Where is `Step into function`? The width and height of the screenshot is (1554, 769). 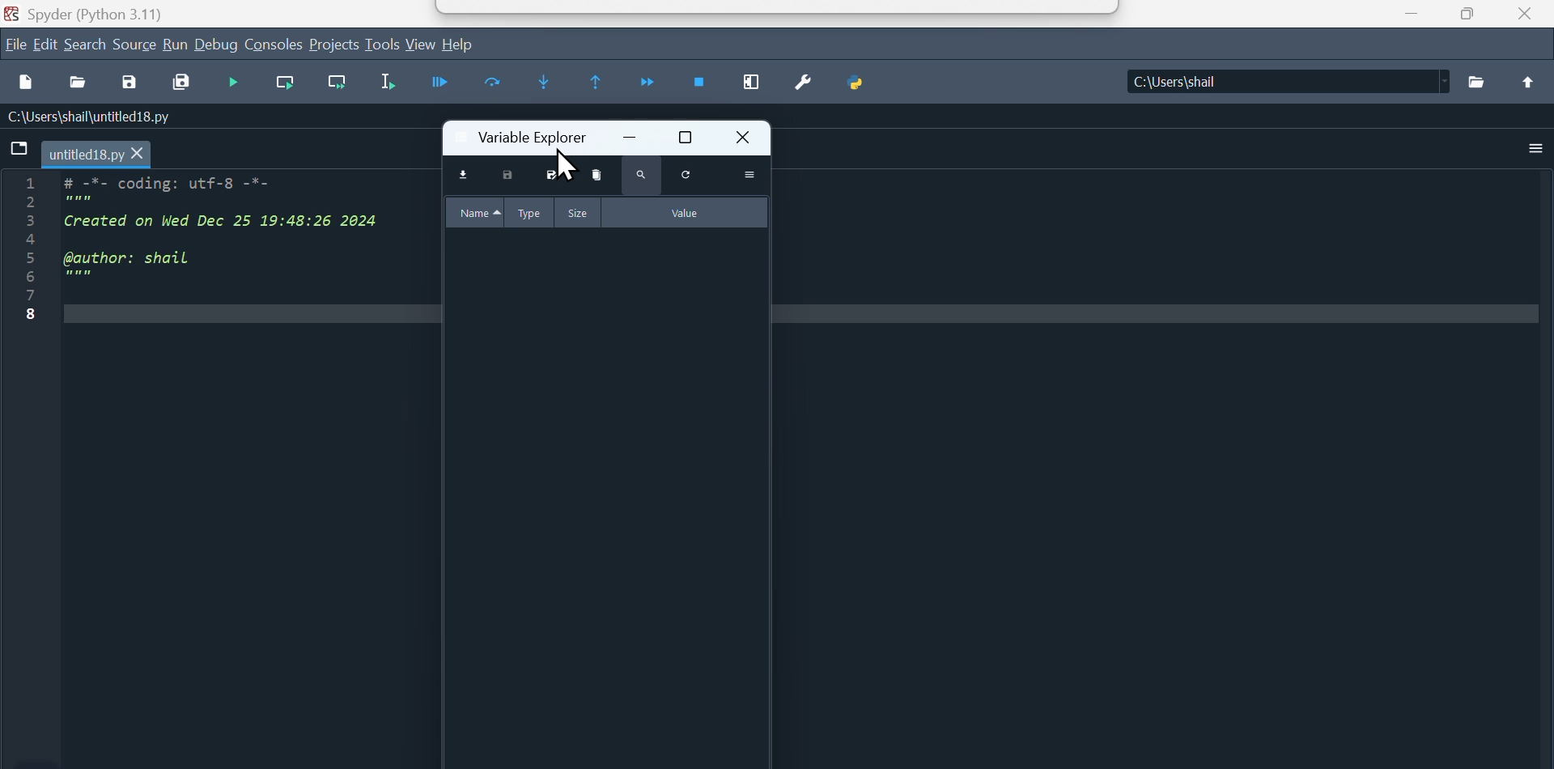
Step into function is located at coordinates (557, 87).